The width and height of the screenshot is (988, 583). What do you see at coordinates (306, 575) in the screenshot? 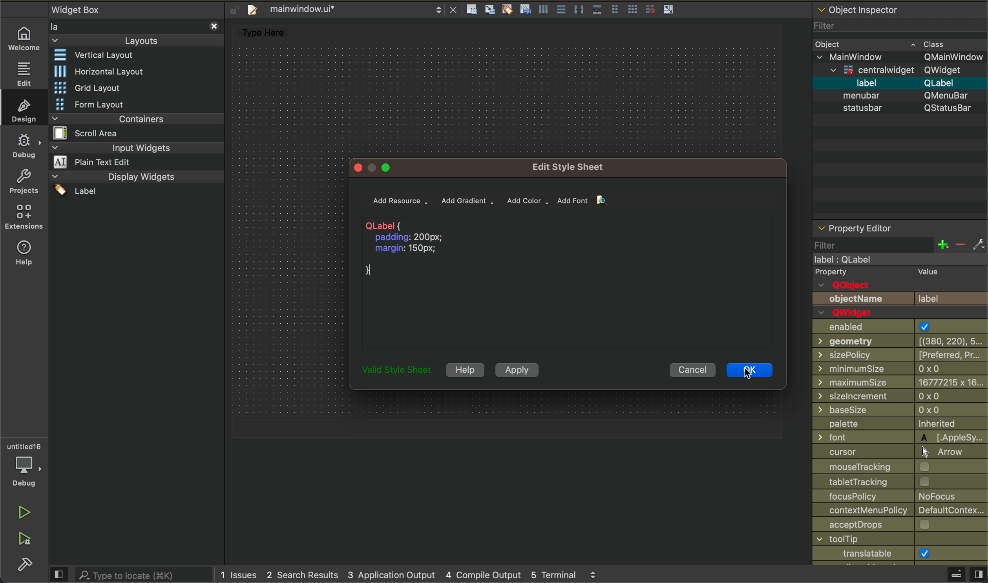
I see `2 search result` at bounding box center [306, 575].